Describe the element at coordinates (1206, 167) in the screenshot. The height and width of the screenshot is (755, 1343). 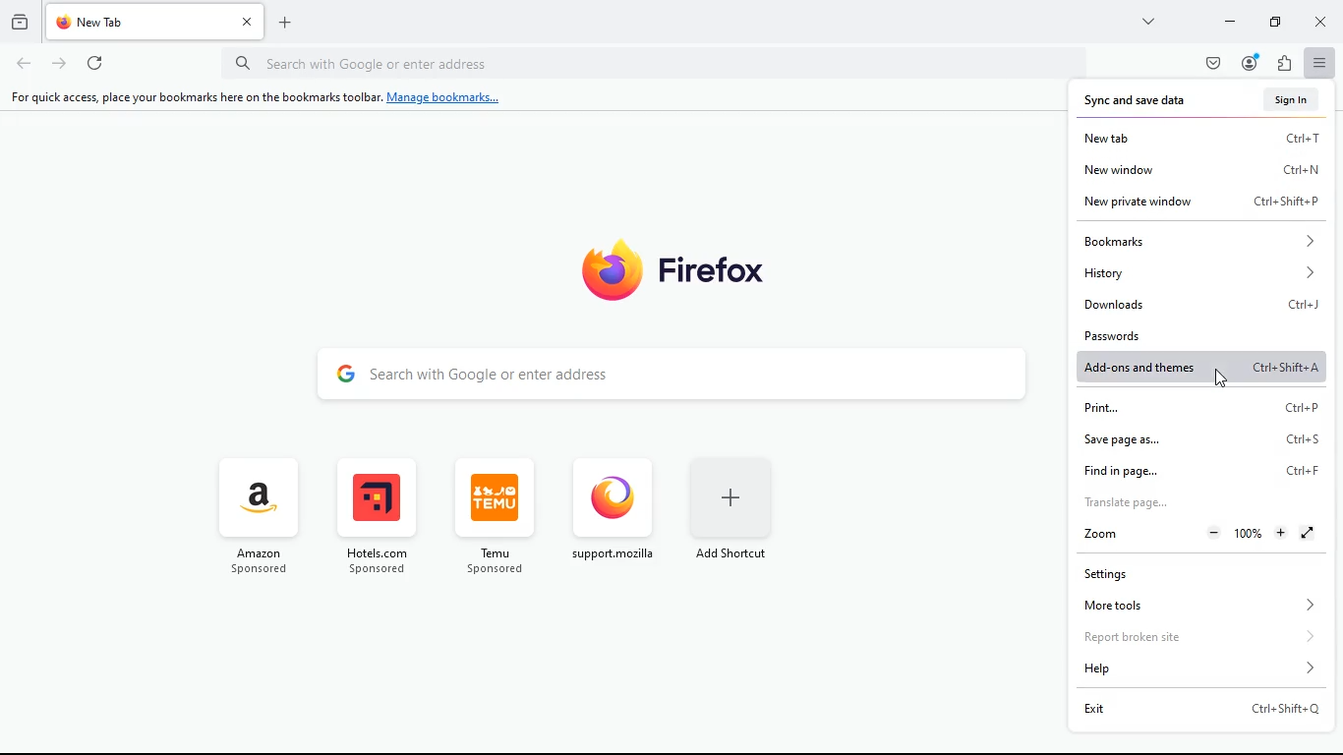
I see `new window  ctrl+n` at that location.